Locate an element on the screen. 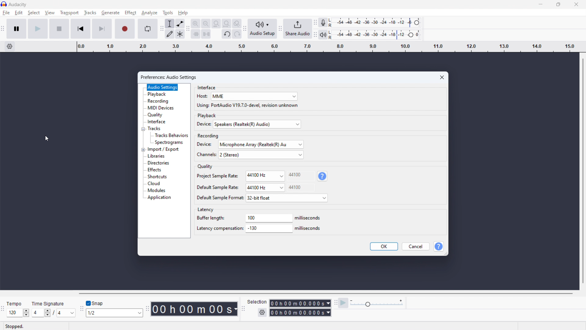 The image size is (586, 330). Device is located at coordinates (204, 145).